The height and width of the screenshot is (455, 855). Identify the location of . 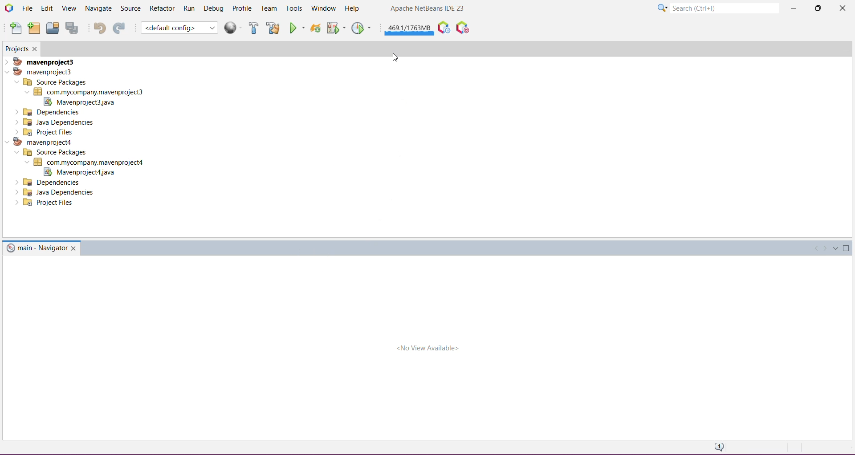
(234, 28).